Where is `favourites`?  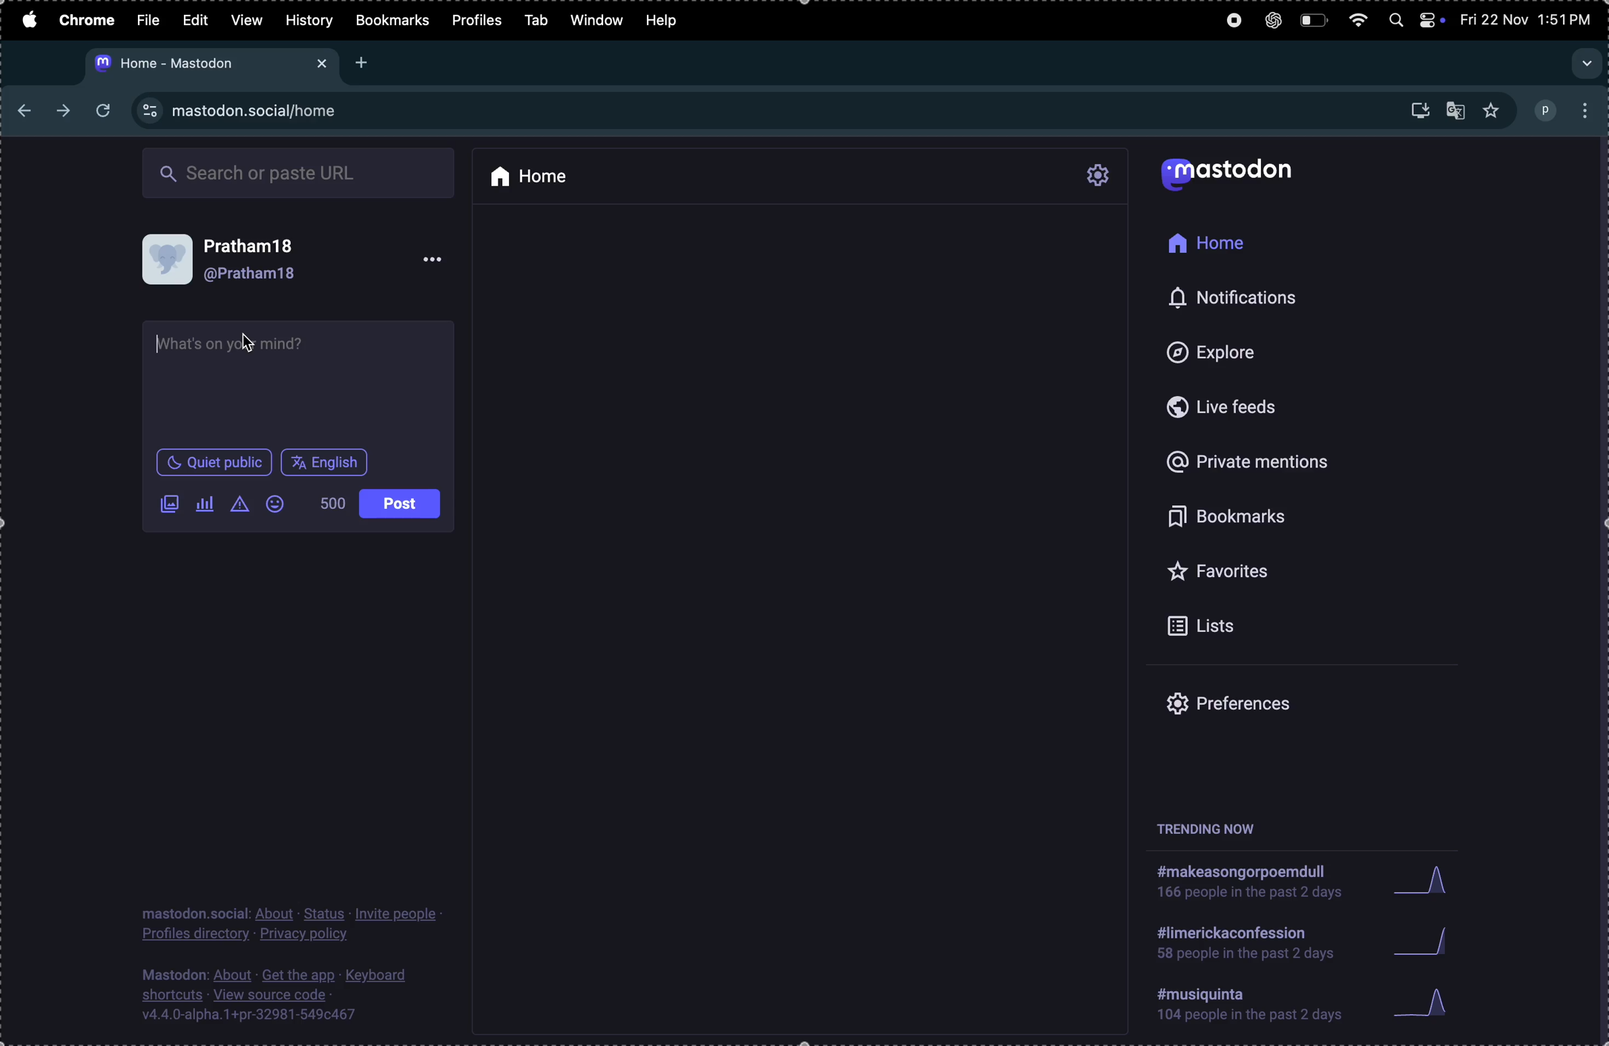
favourites is located at coordinates (1491, 111).